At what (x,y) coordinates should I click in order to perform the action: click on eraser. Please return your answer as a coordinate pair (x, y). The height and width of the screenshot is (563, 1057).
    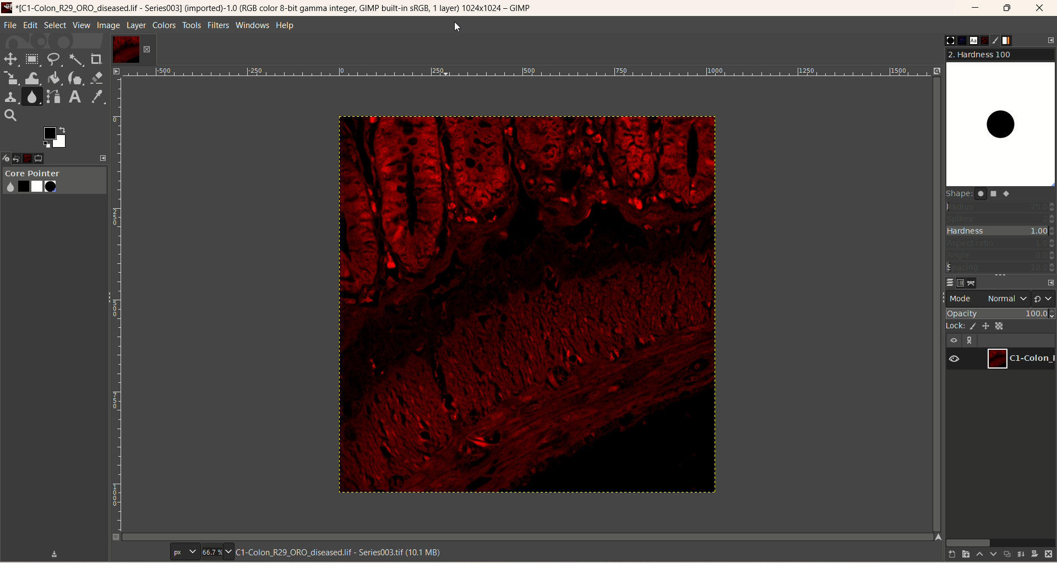
    Looking at the image, I should click on (98, 78).